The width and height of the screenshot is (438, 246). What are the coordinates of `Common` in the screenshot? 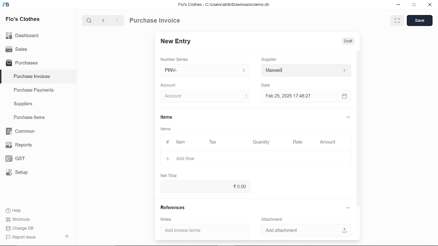 It's located at (21, 131).